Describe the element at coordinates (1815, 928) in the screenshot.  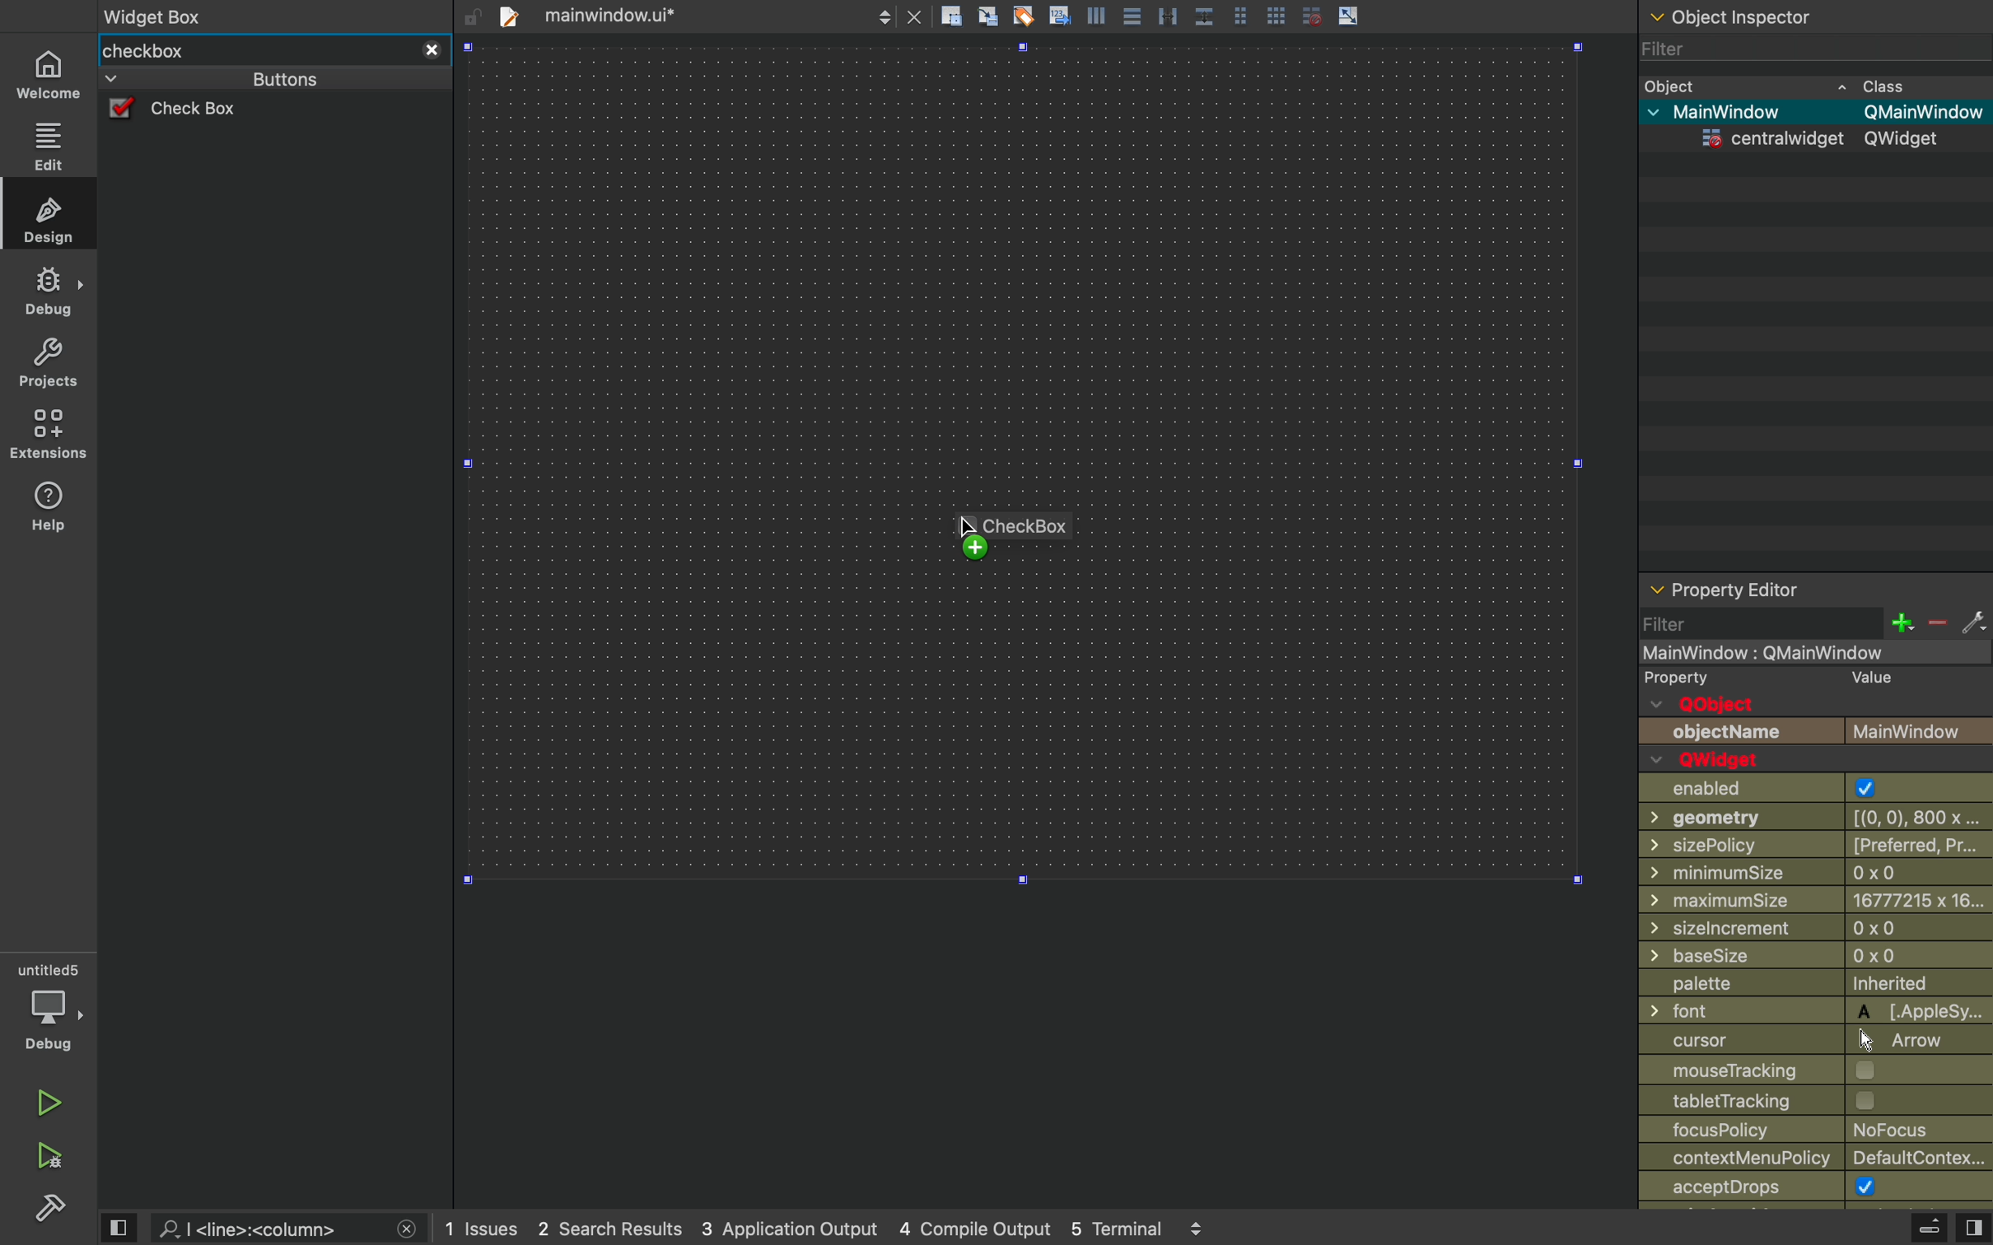
I see `size increment` at that location.